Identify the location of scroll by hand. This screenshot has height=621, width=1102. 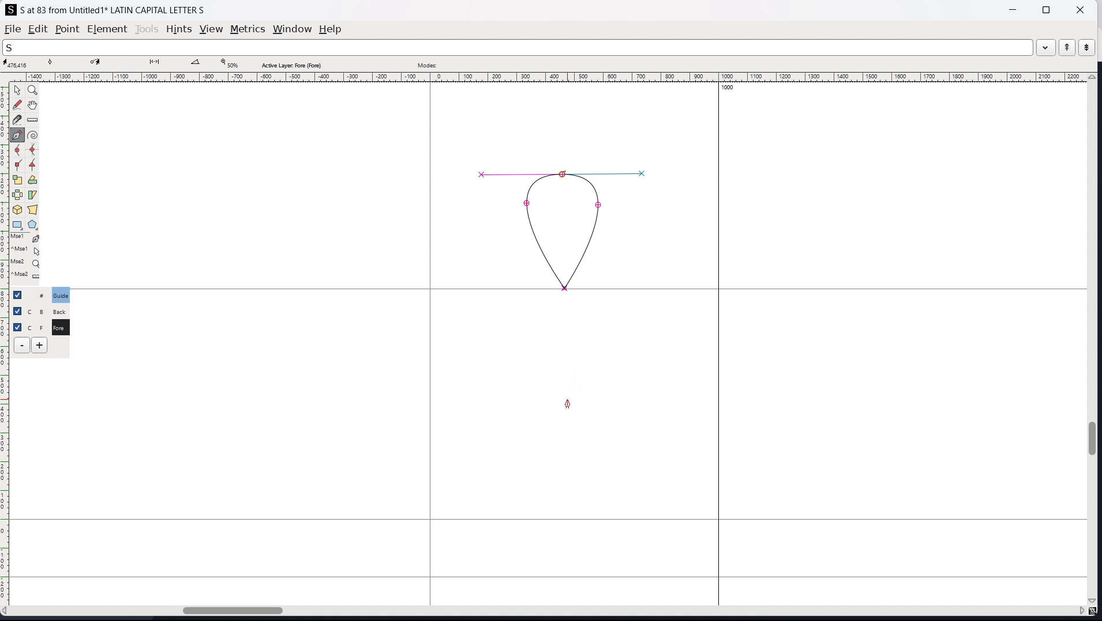
(34, 105).